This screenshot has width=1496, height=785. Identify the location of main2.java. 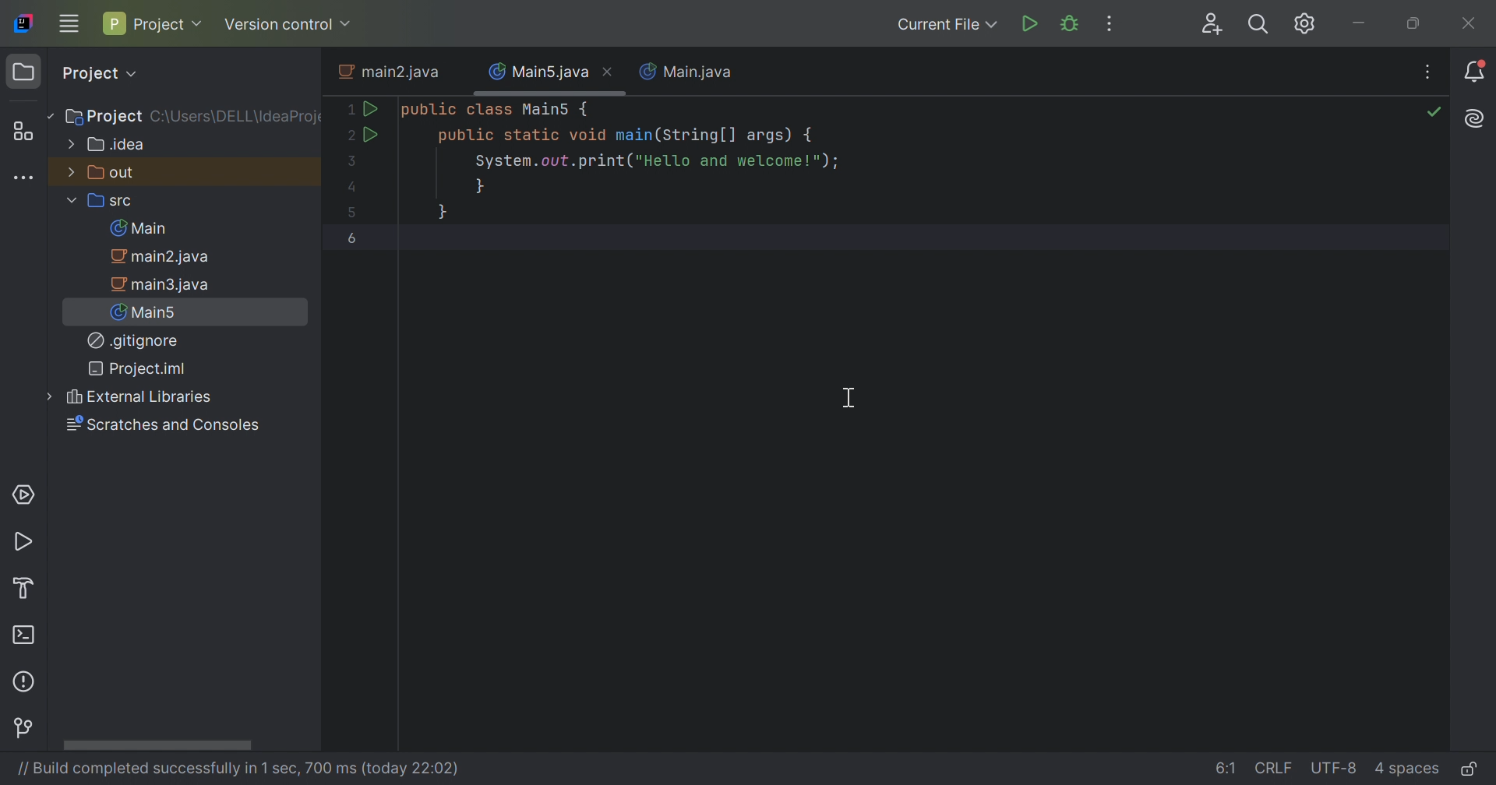
(393, 72).